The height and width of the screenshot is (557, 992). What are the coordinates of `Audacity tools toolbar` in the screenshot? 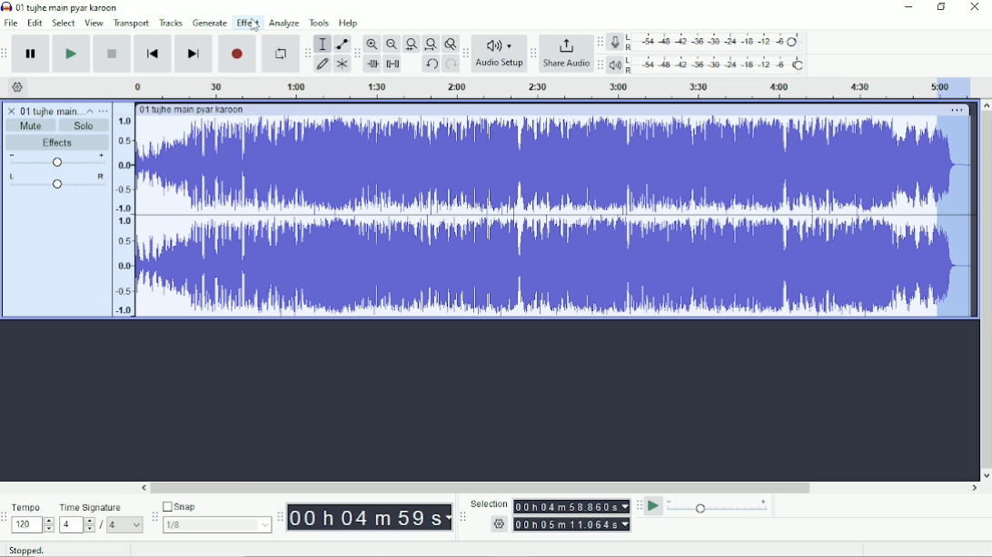 It's located at (307, 53).